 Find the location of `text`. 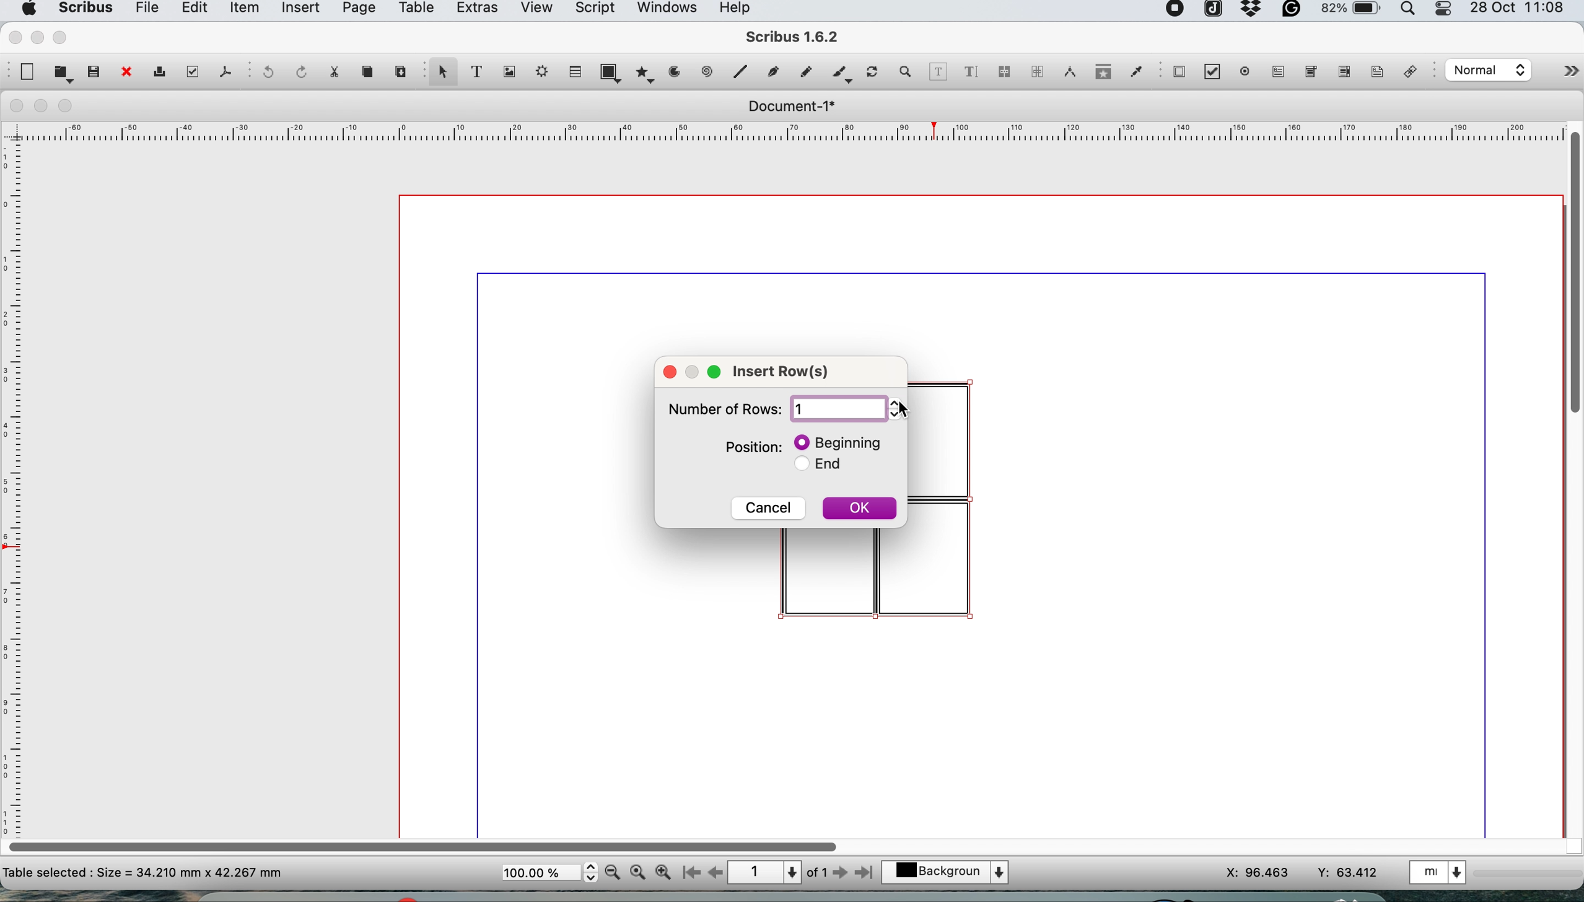

text is located at coordinates (144, 872).